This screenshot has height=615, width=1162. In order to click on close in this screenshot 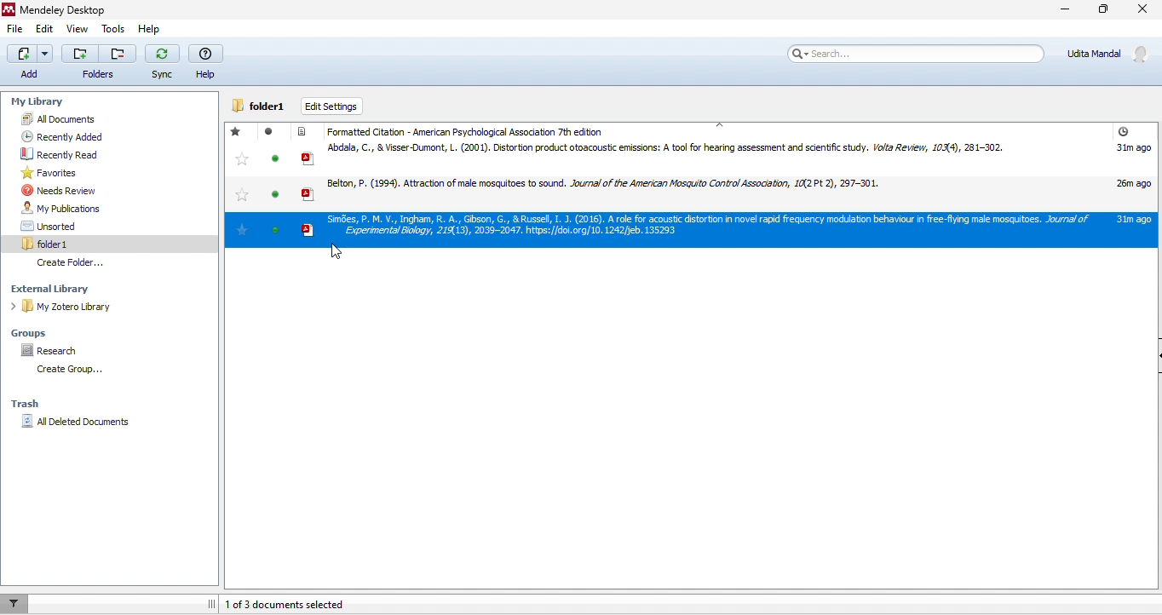, I will do `click(1145, 11)`.